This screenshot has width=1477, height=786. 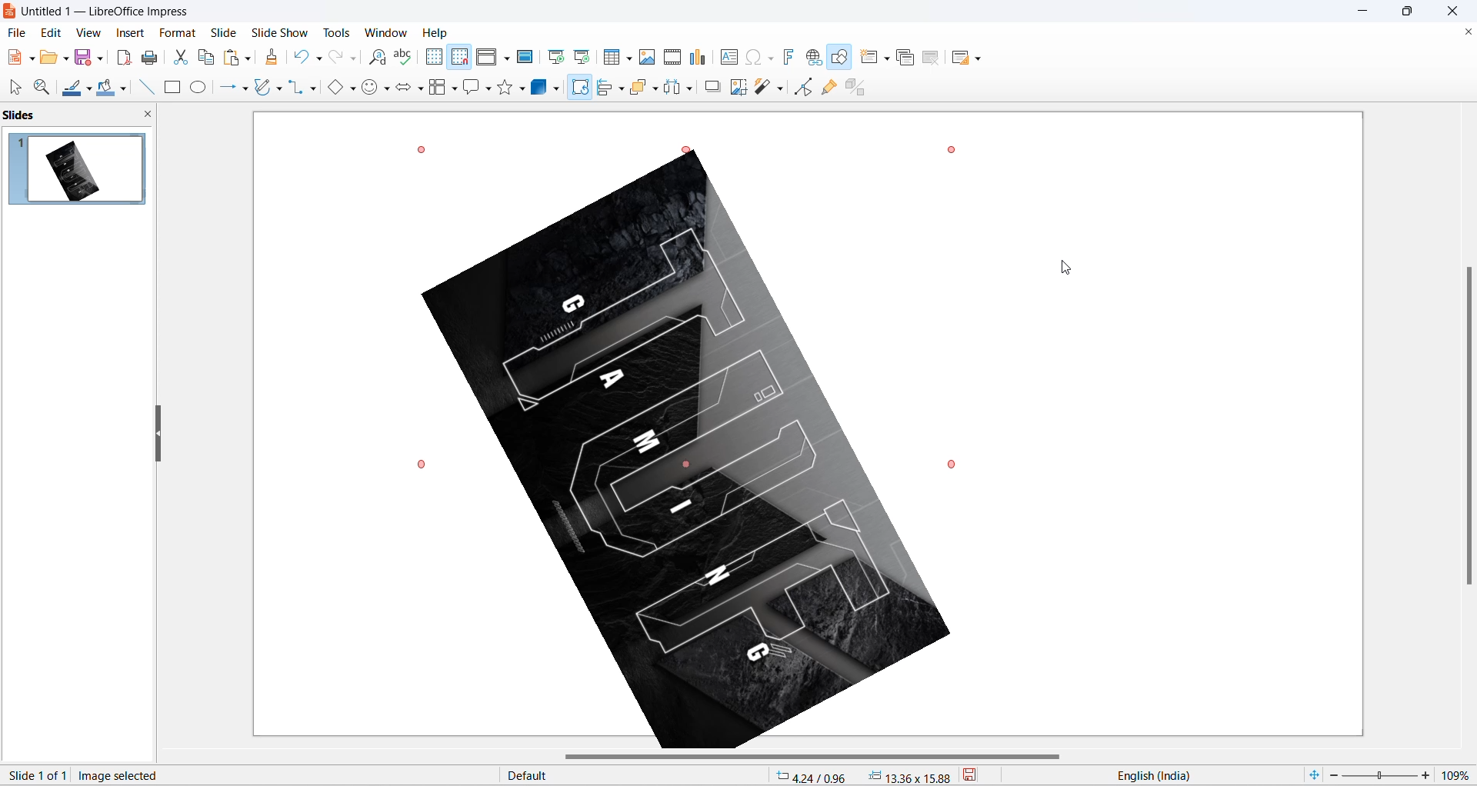 What do you see at coordinates (459, 58) in the screenshot?
I see `snap to grid` at bounding box center [459, 58].